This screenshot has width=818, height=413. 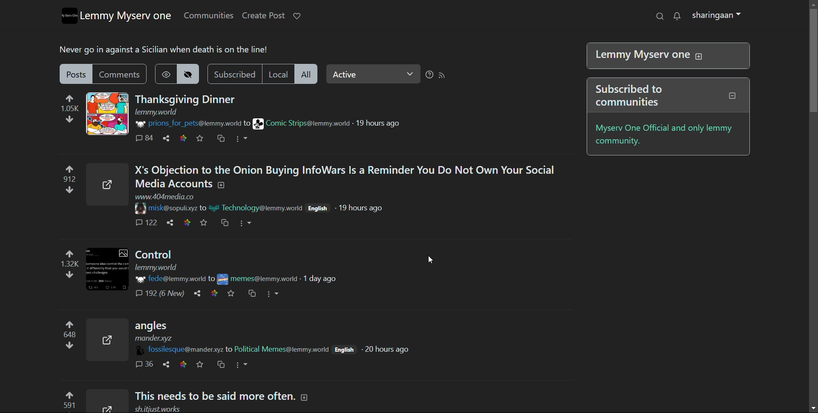 What do you see at coordinates (70, 110) in the screenshot?
I see `upvote and downvote` at bounding box center [70, 110].